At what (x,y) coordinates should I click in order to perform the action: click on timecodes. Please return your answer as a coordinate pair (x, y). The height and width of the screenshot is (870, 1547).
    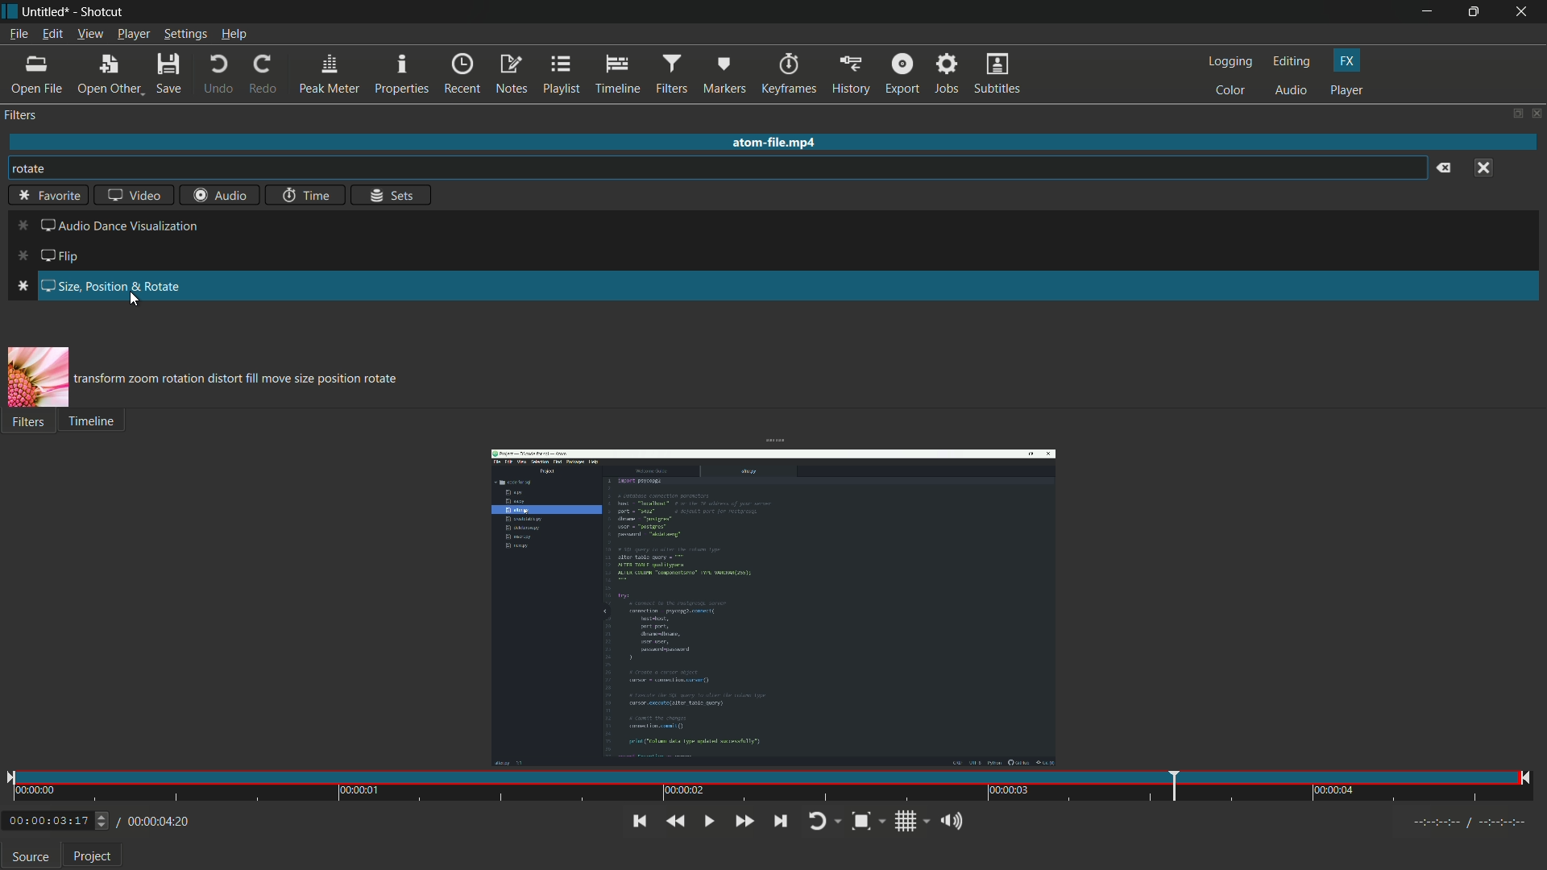
    Looking at the image, I should click on (1471, 824).